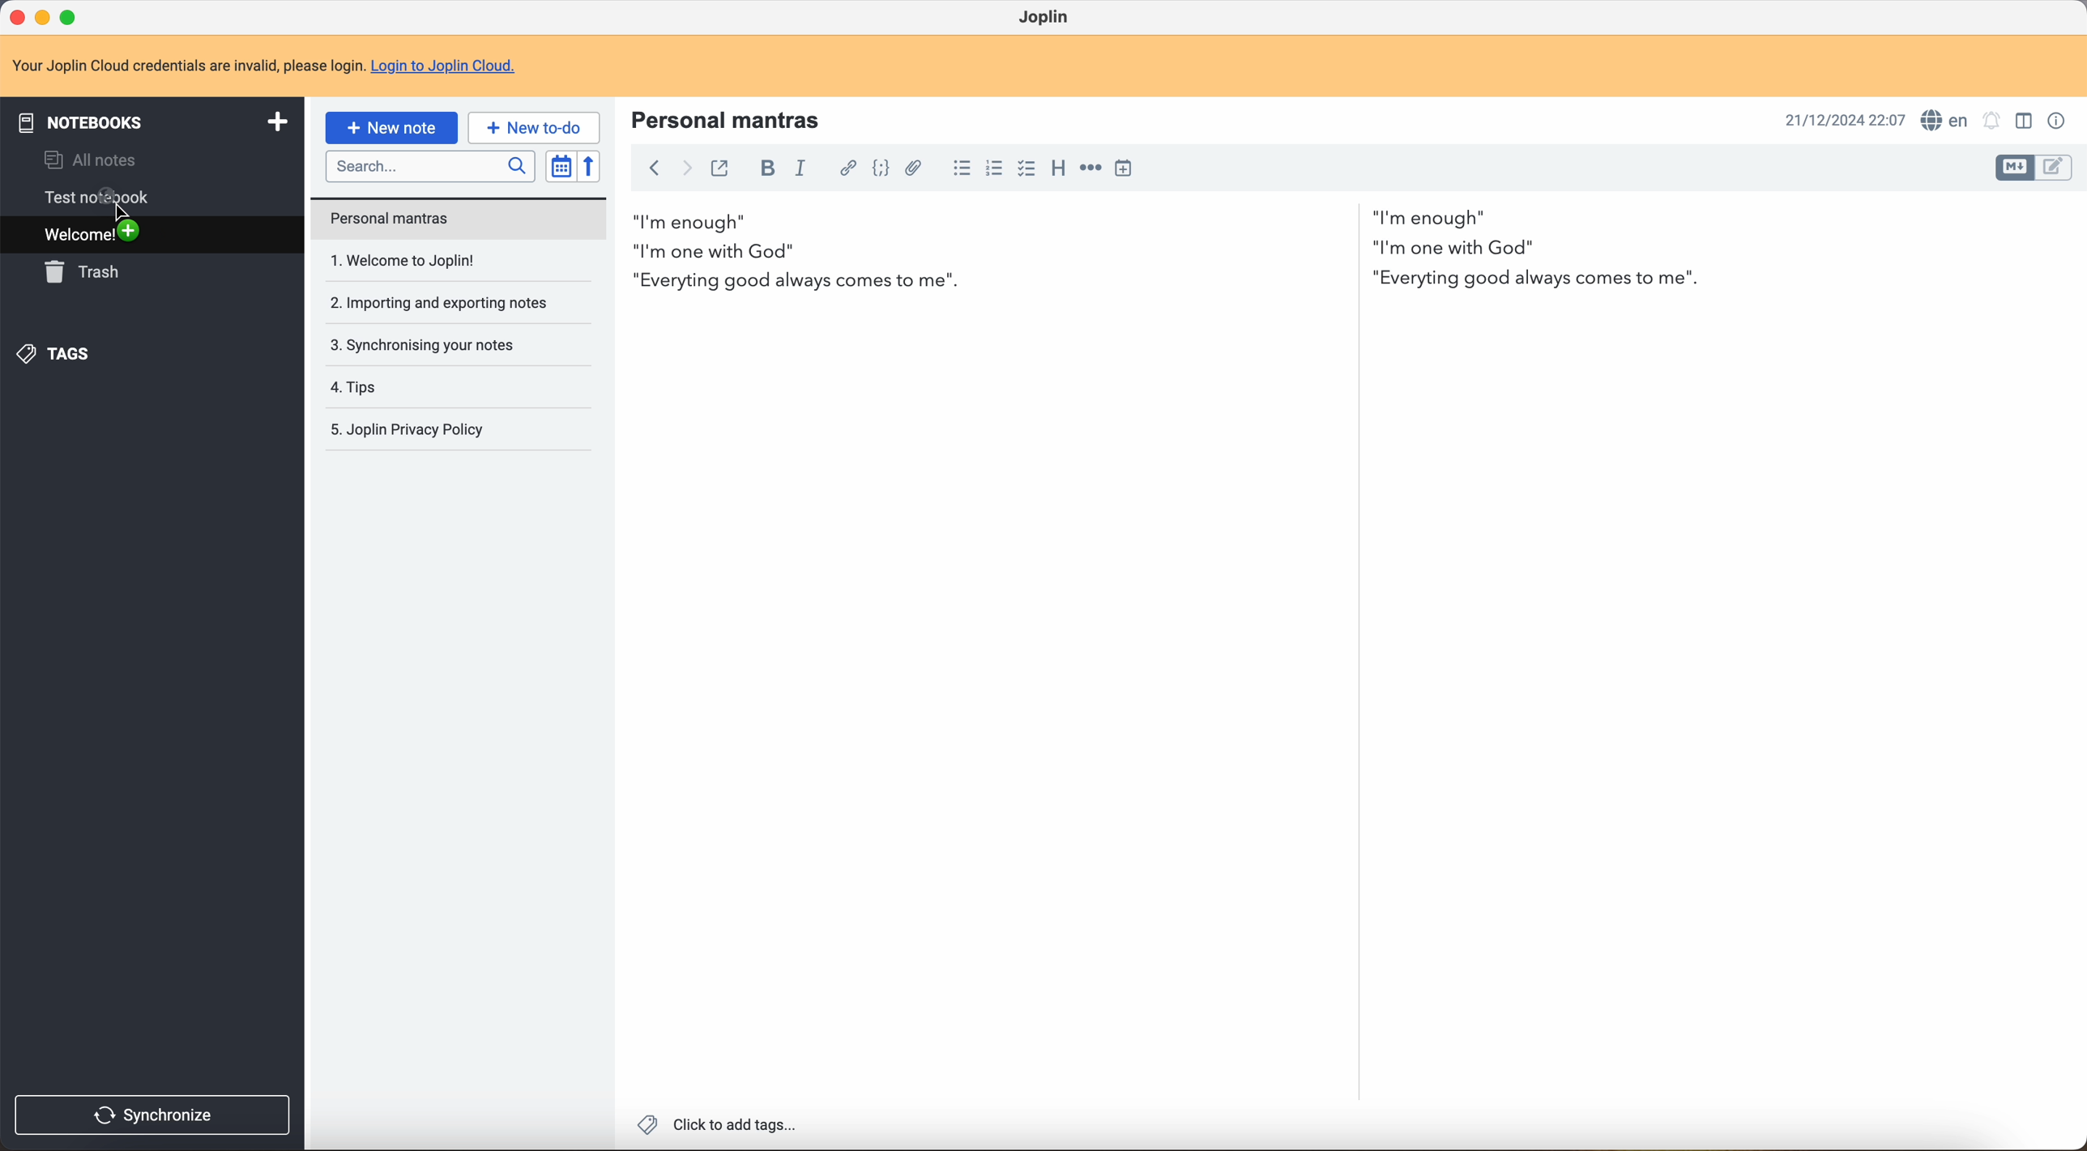 Image resolution: width=2087 pixels, height=1151 pixels. I want to click on toggle editor layout, so click(2014, 168).